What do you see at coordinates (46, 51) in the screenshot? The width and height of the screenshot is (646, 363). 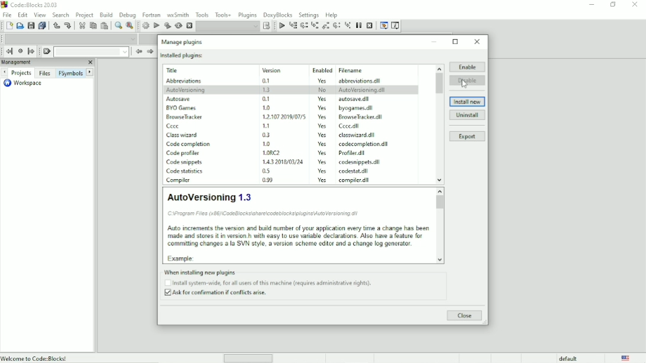 I see `Clear` at bounding box center [46, 51].